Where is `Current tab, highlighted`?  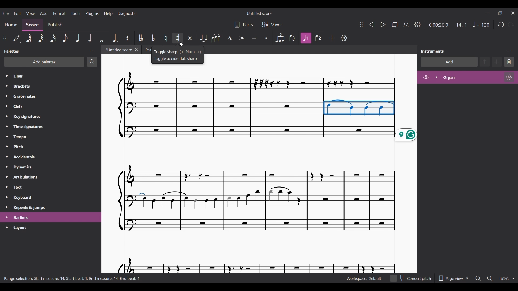 Current tab, highlighted is located at coordinates (117, 49).